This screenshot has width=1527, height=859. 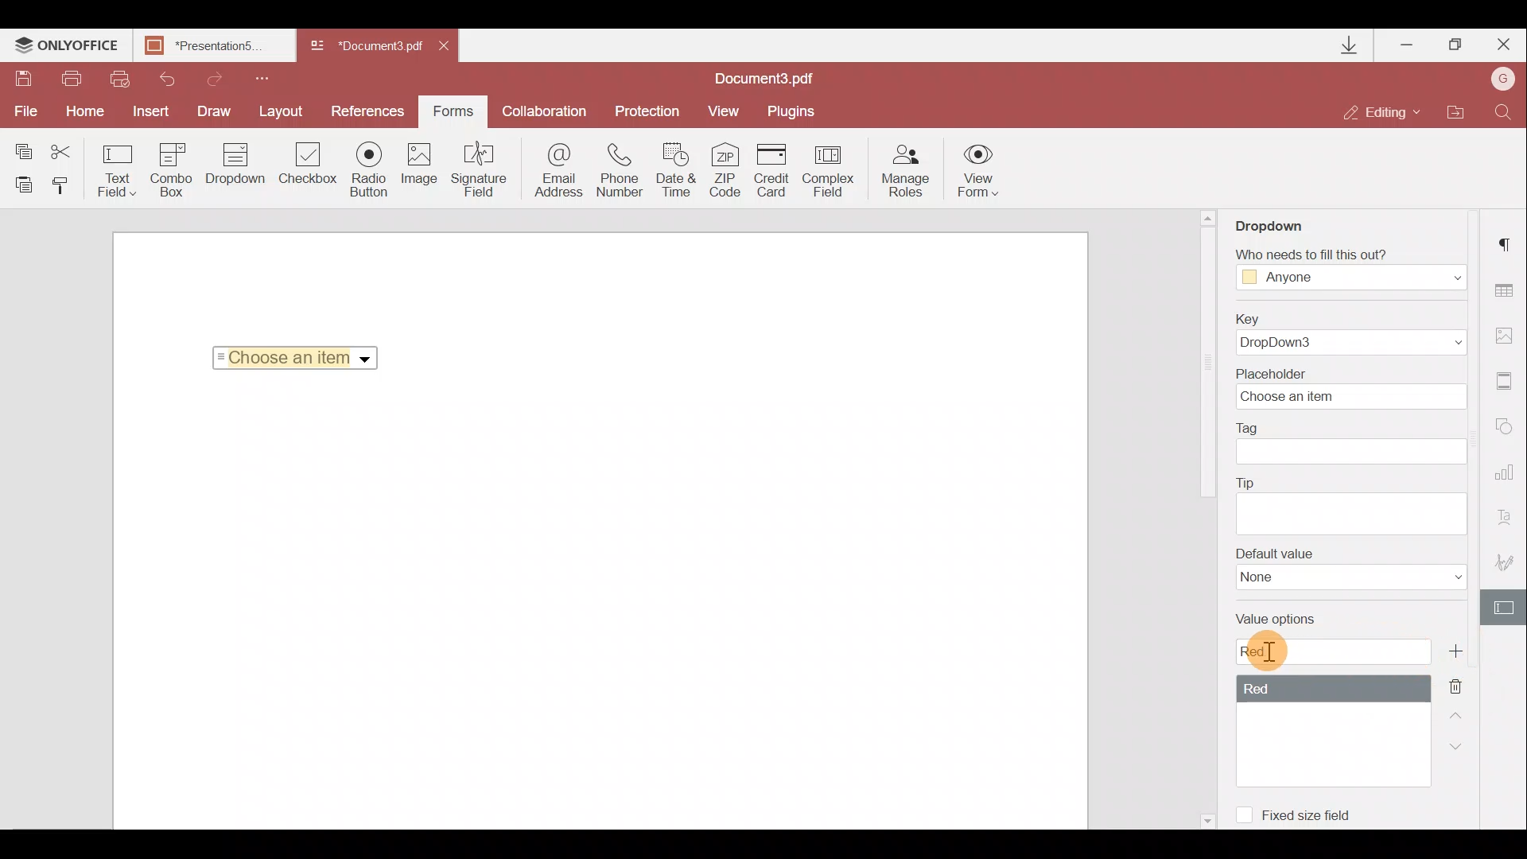 What do you see at coordinates (1358, 445) in the screenshot?
I see `Tag` at bounding box center [1358, 445].